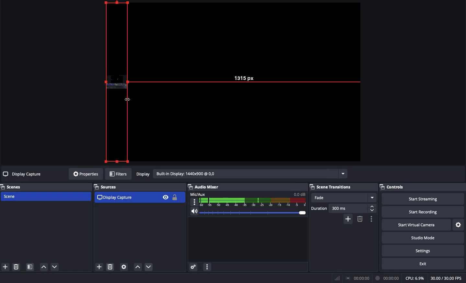  What do you see at coordinates (16, 267) in the screenshot?
I see `Delete` at bounding box center [16, 267].